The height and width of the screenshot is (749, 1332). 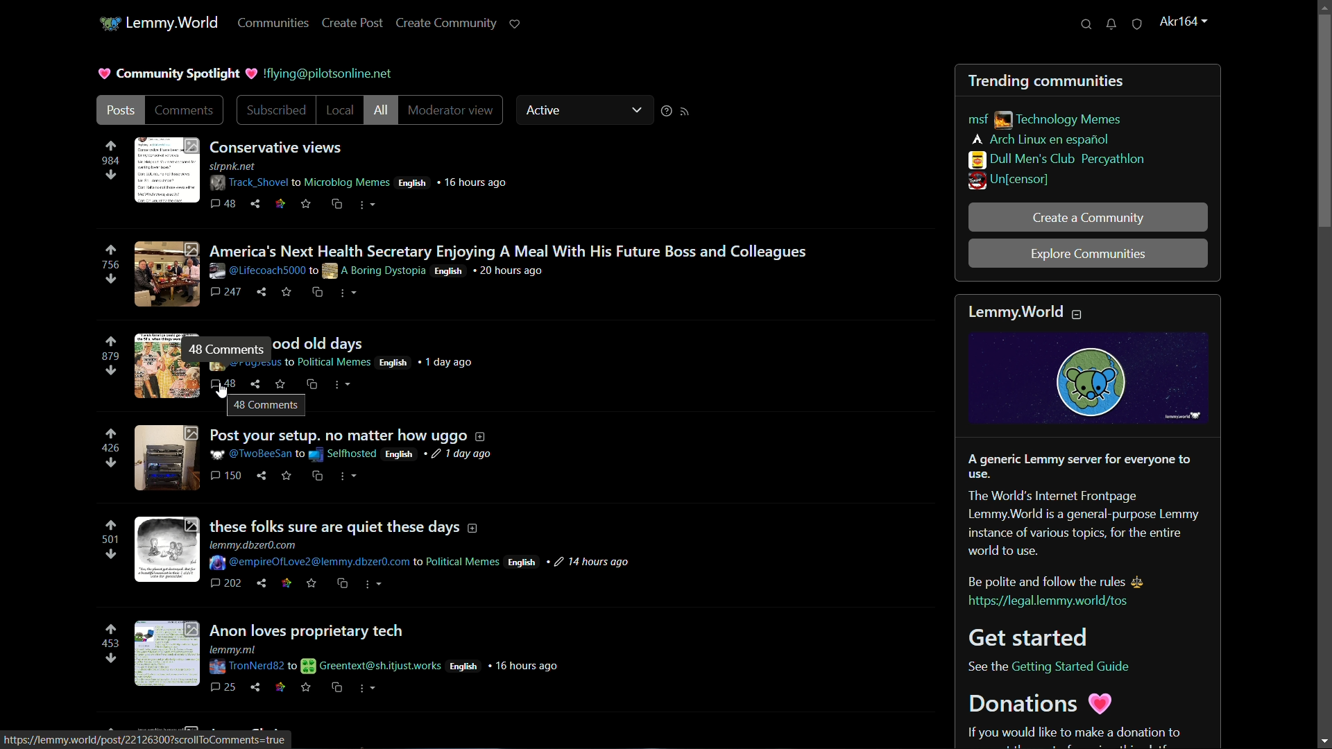 What do you see at coordinates (111, 250) in the screenshot?
I see `upvote` at bounding box center [111, 250].